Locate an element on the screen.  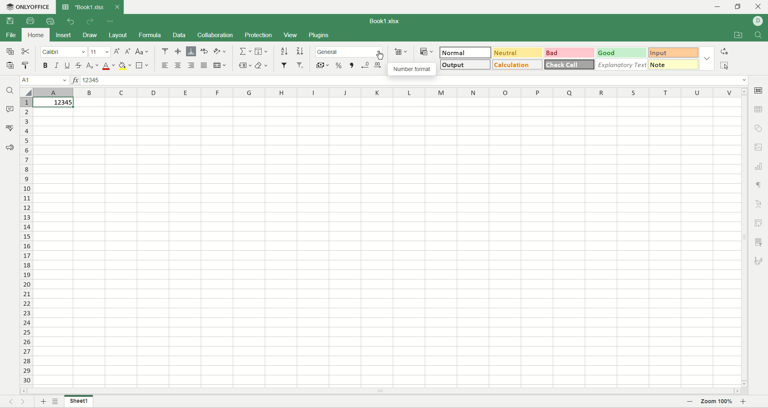
document name is located at coordinates (386, 21).